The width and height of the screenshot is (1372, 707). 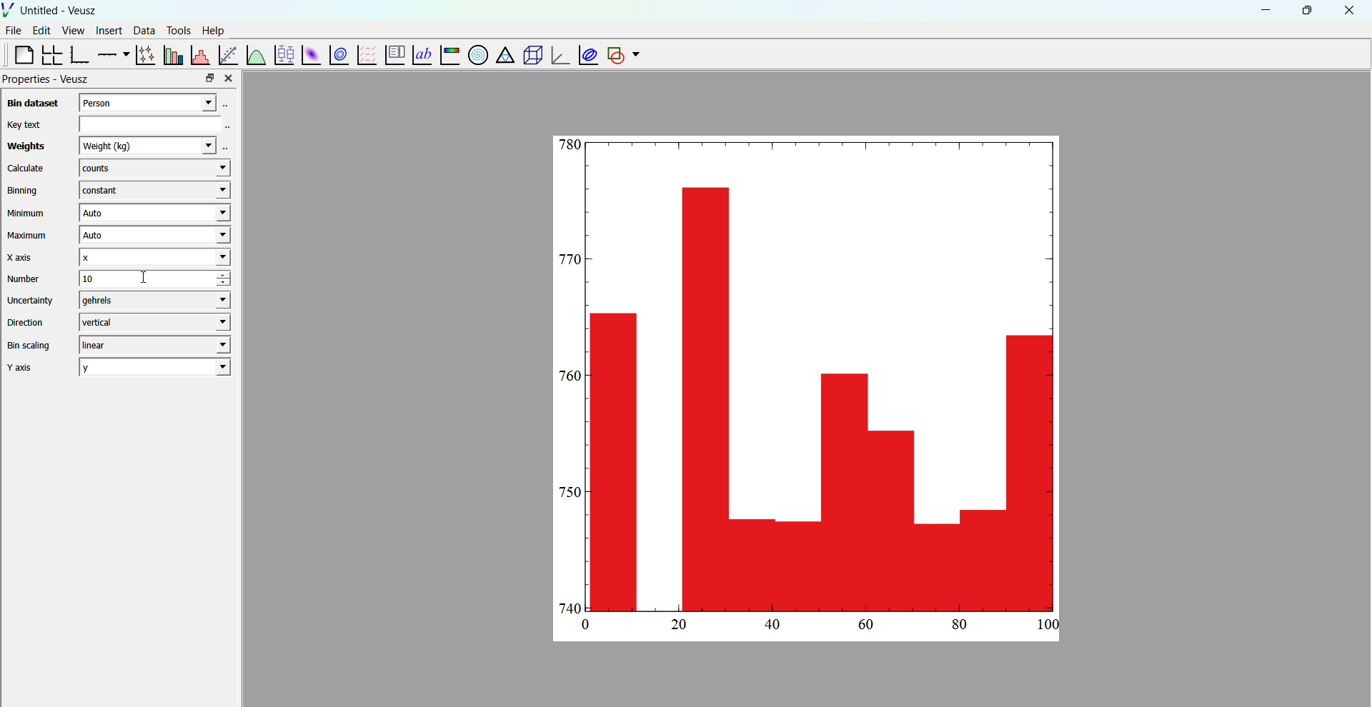 What do you see at coordinates (228, 54) in the screenshot?
I see `fit a function to a date` at bounding box center [228, 54].